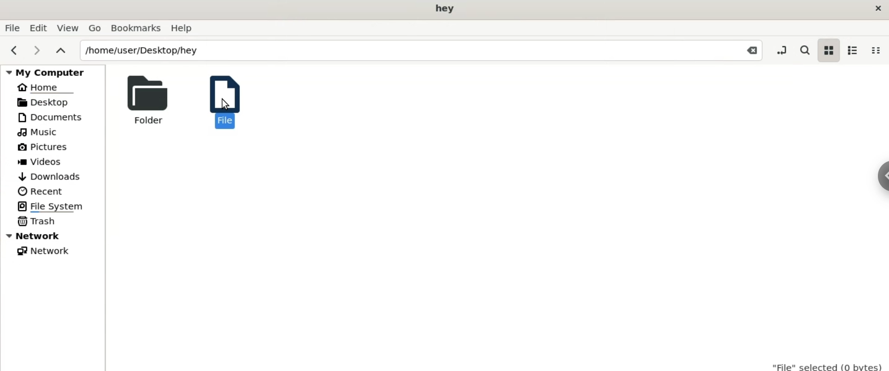 This screenshot has width=889, height=371. I want to click on cursor, so click(227, 105).